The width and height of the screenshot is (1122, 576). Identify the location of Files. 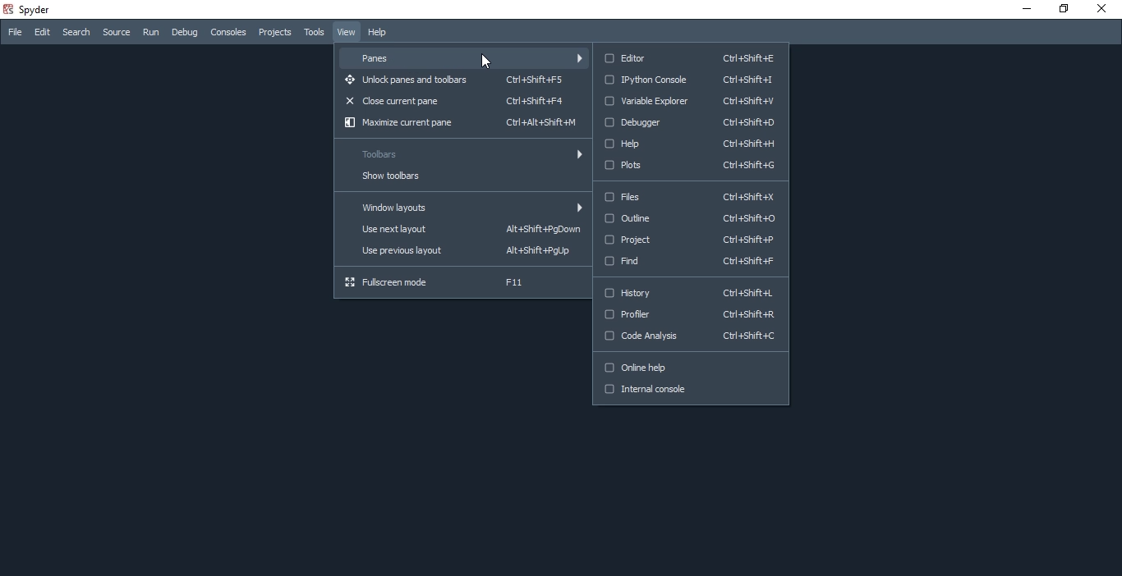
(692, 198).